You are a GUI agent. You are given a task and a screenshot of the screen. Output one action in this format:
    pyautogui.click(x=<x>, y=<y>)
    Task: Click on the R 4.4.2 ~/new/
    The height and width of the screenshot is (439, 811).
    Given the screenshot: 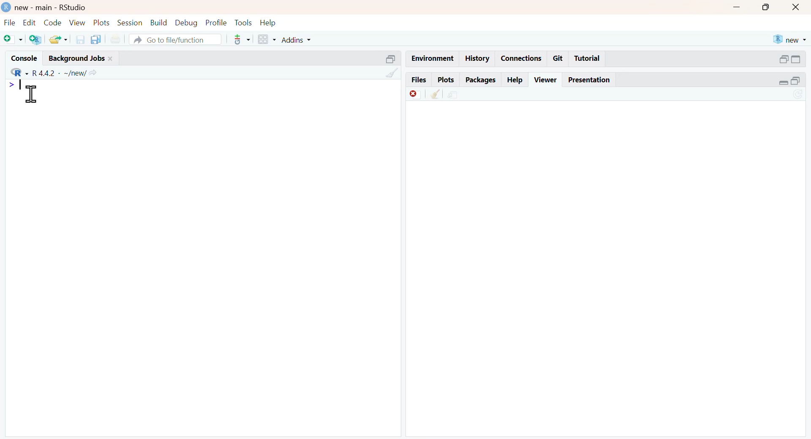 What is the action you would take?
    pyautogui.click(x=59, y=73)
    